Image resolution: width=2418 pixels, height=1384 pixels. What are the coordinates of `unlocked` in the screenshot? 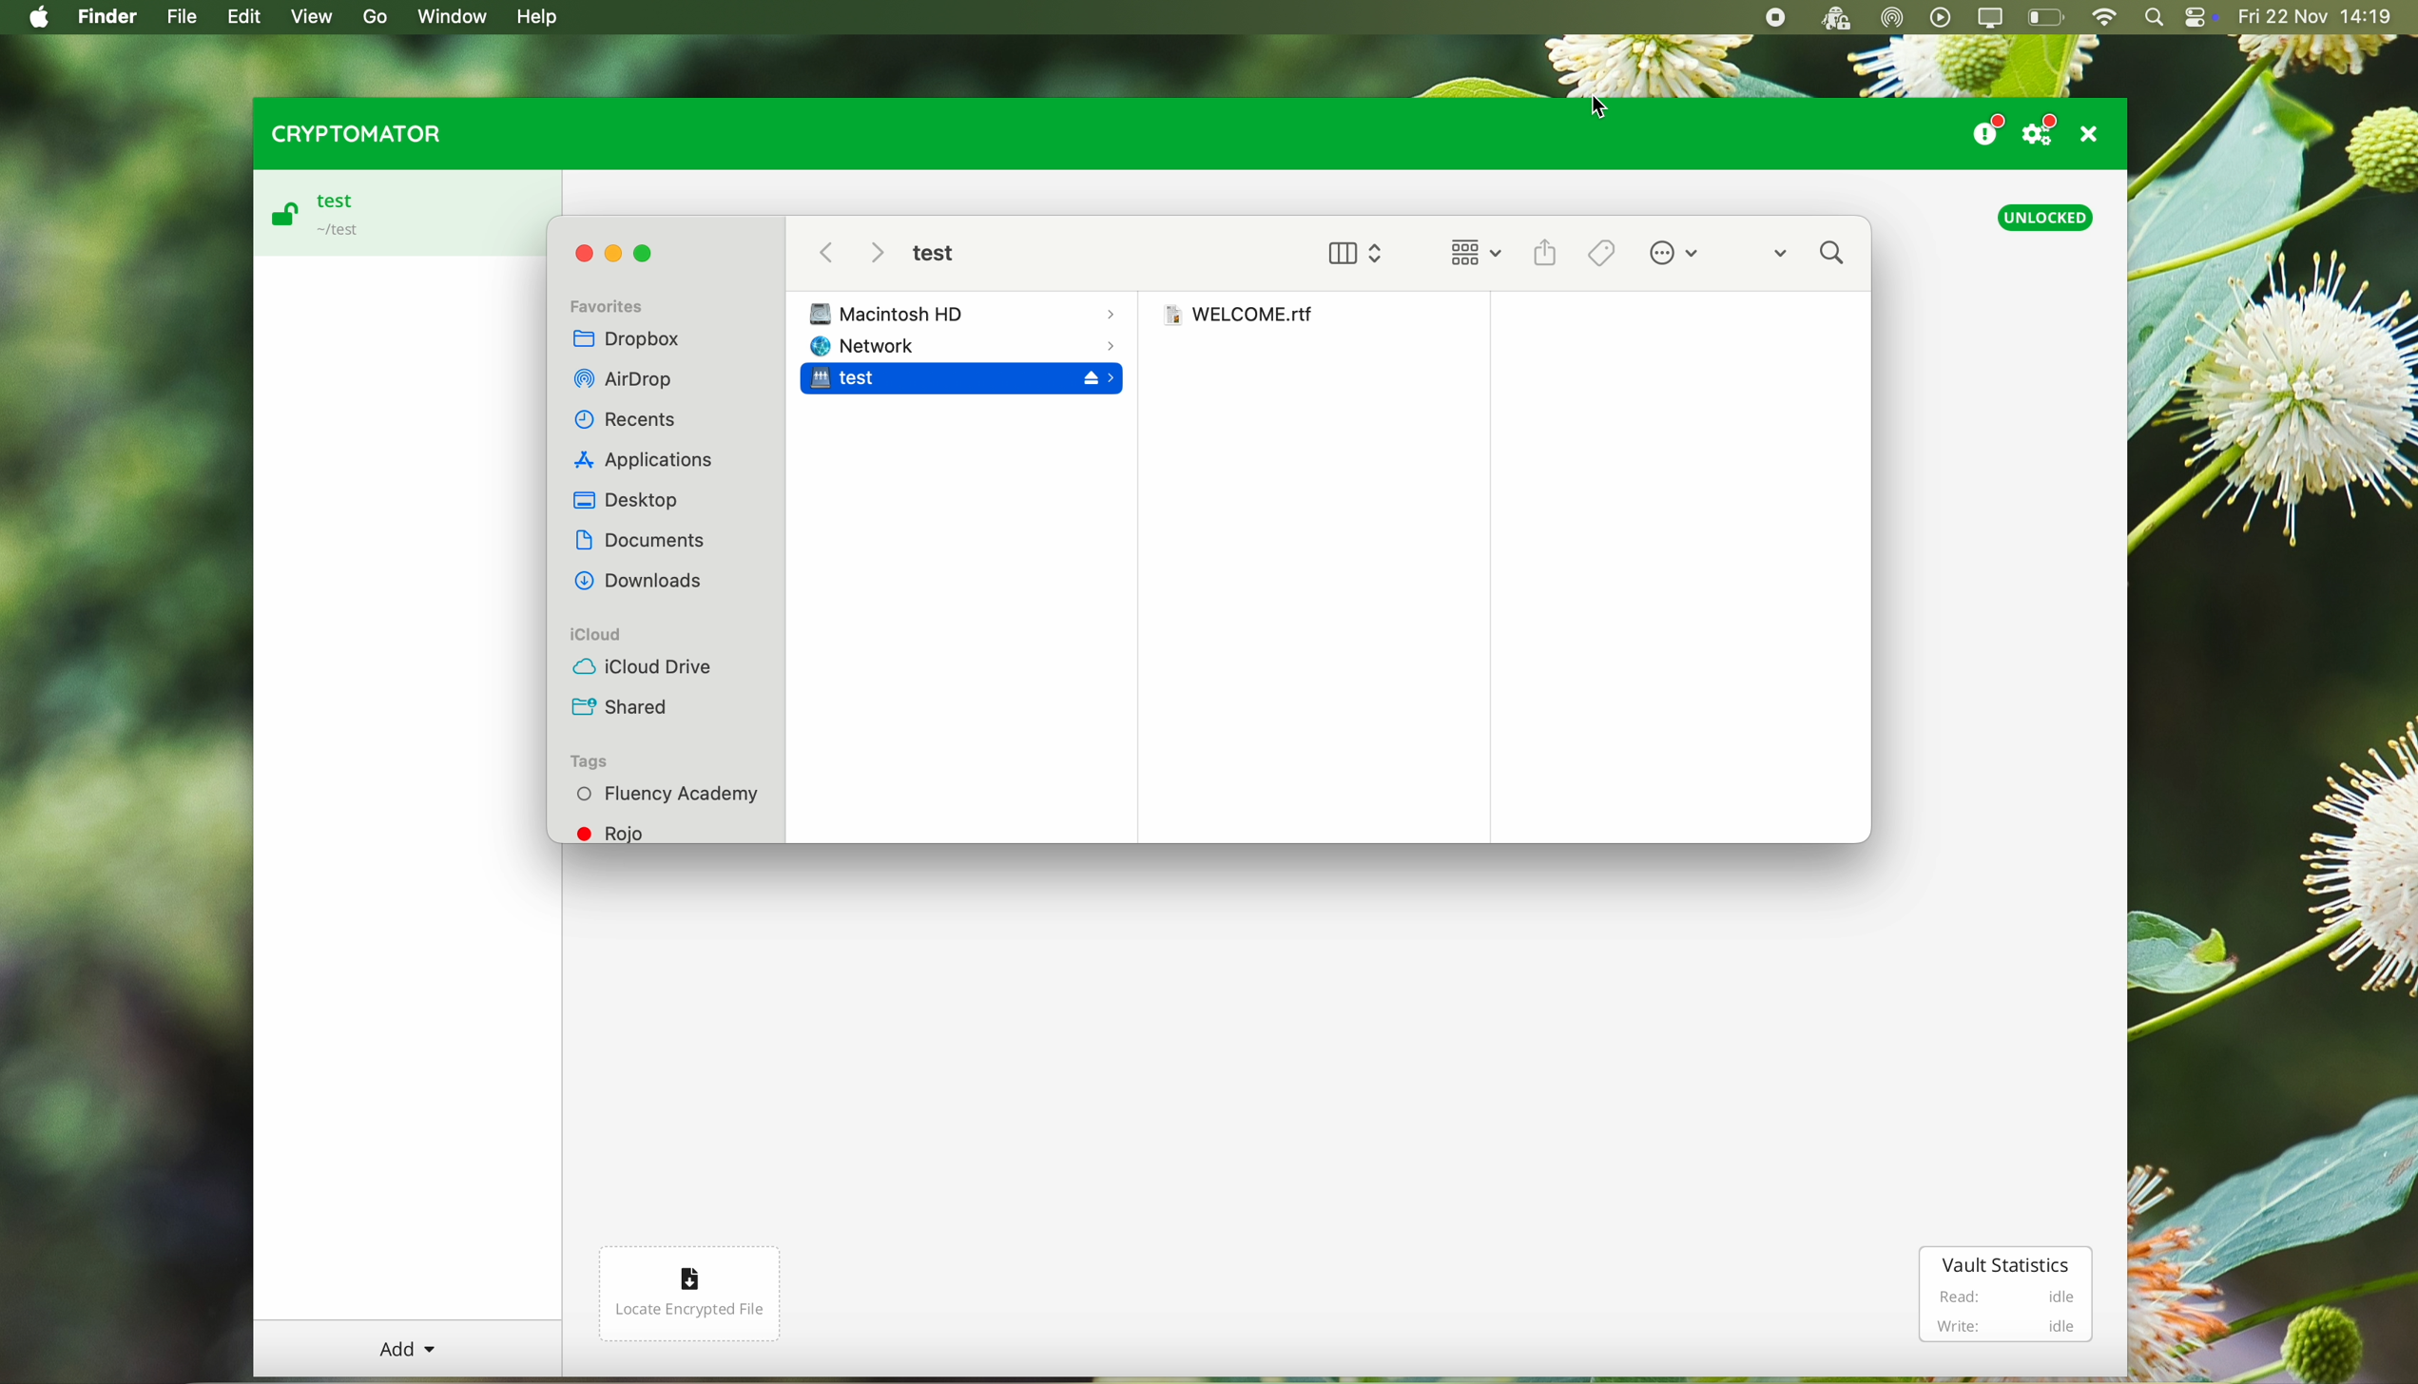 It's located at (2049, 218).